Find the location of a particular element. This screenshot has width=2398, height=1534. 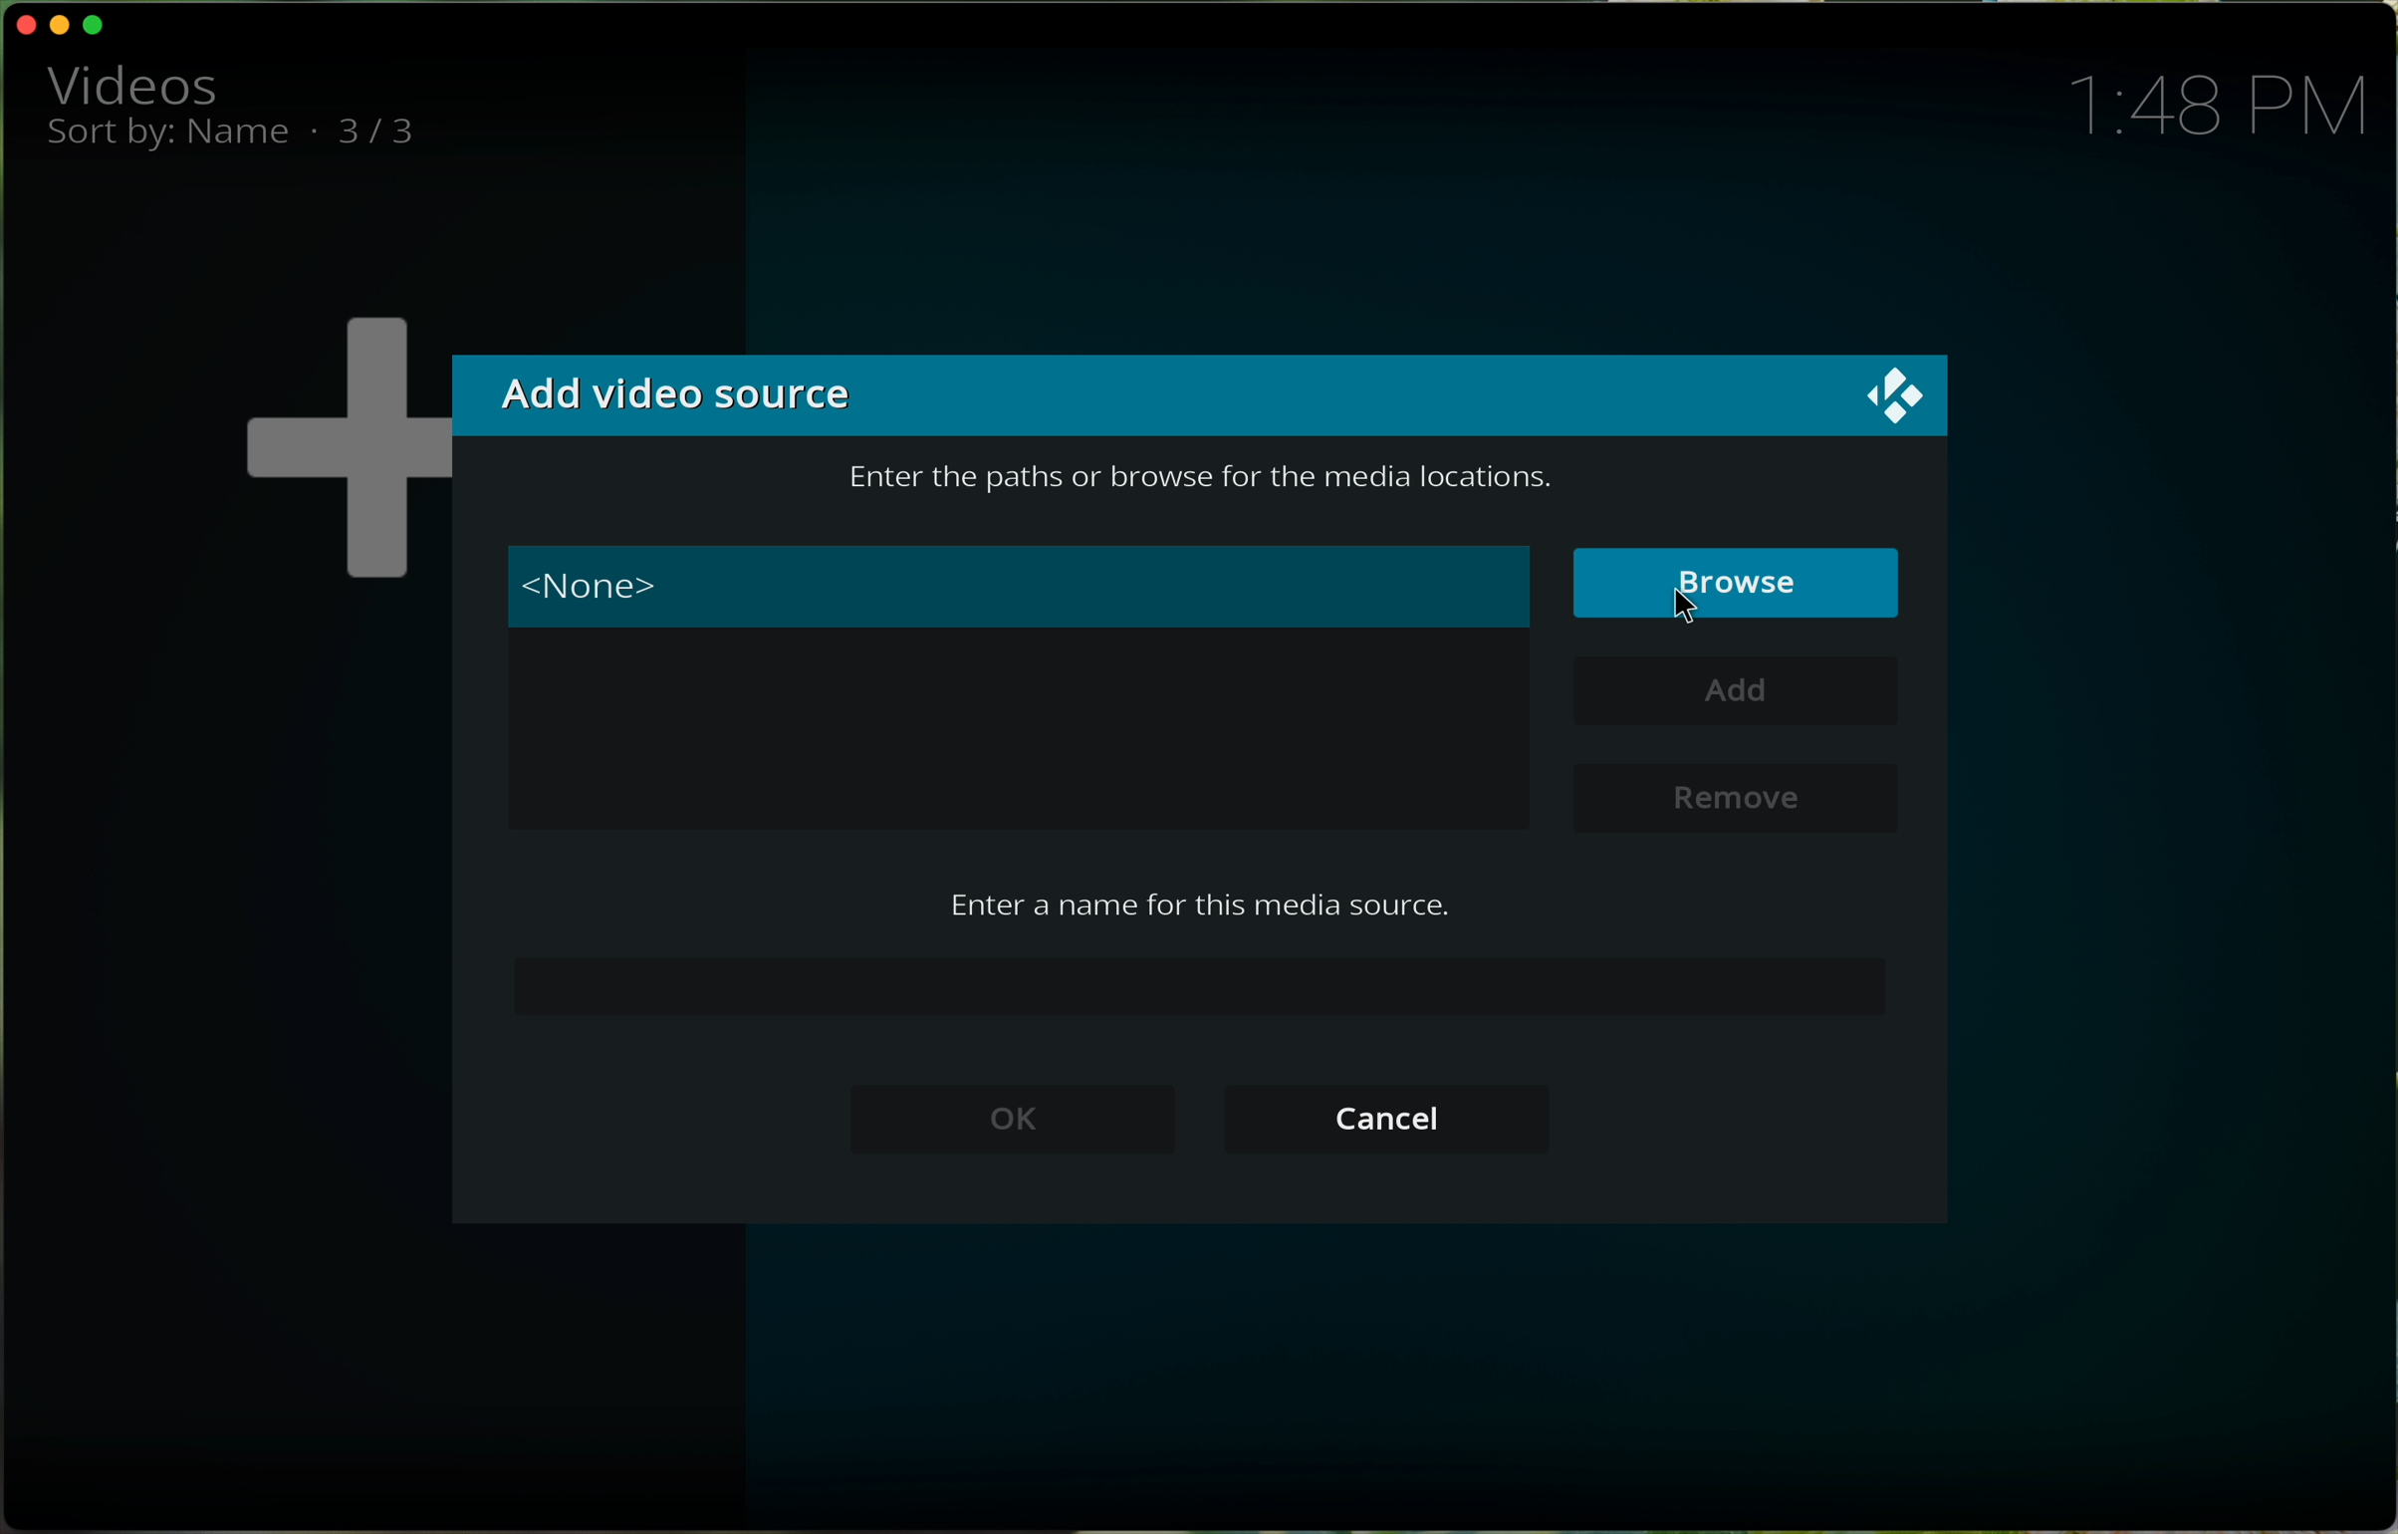

add button is located at coordinates (1743, 693).